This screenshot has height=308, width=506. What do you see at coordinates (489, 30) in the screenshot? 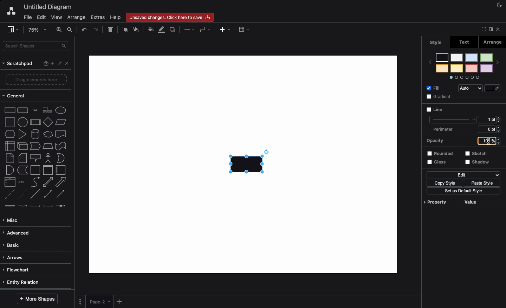
I see `Sidebar` at bounding box center [489, 30].